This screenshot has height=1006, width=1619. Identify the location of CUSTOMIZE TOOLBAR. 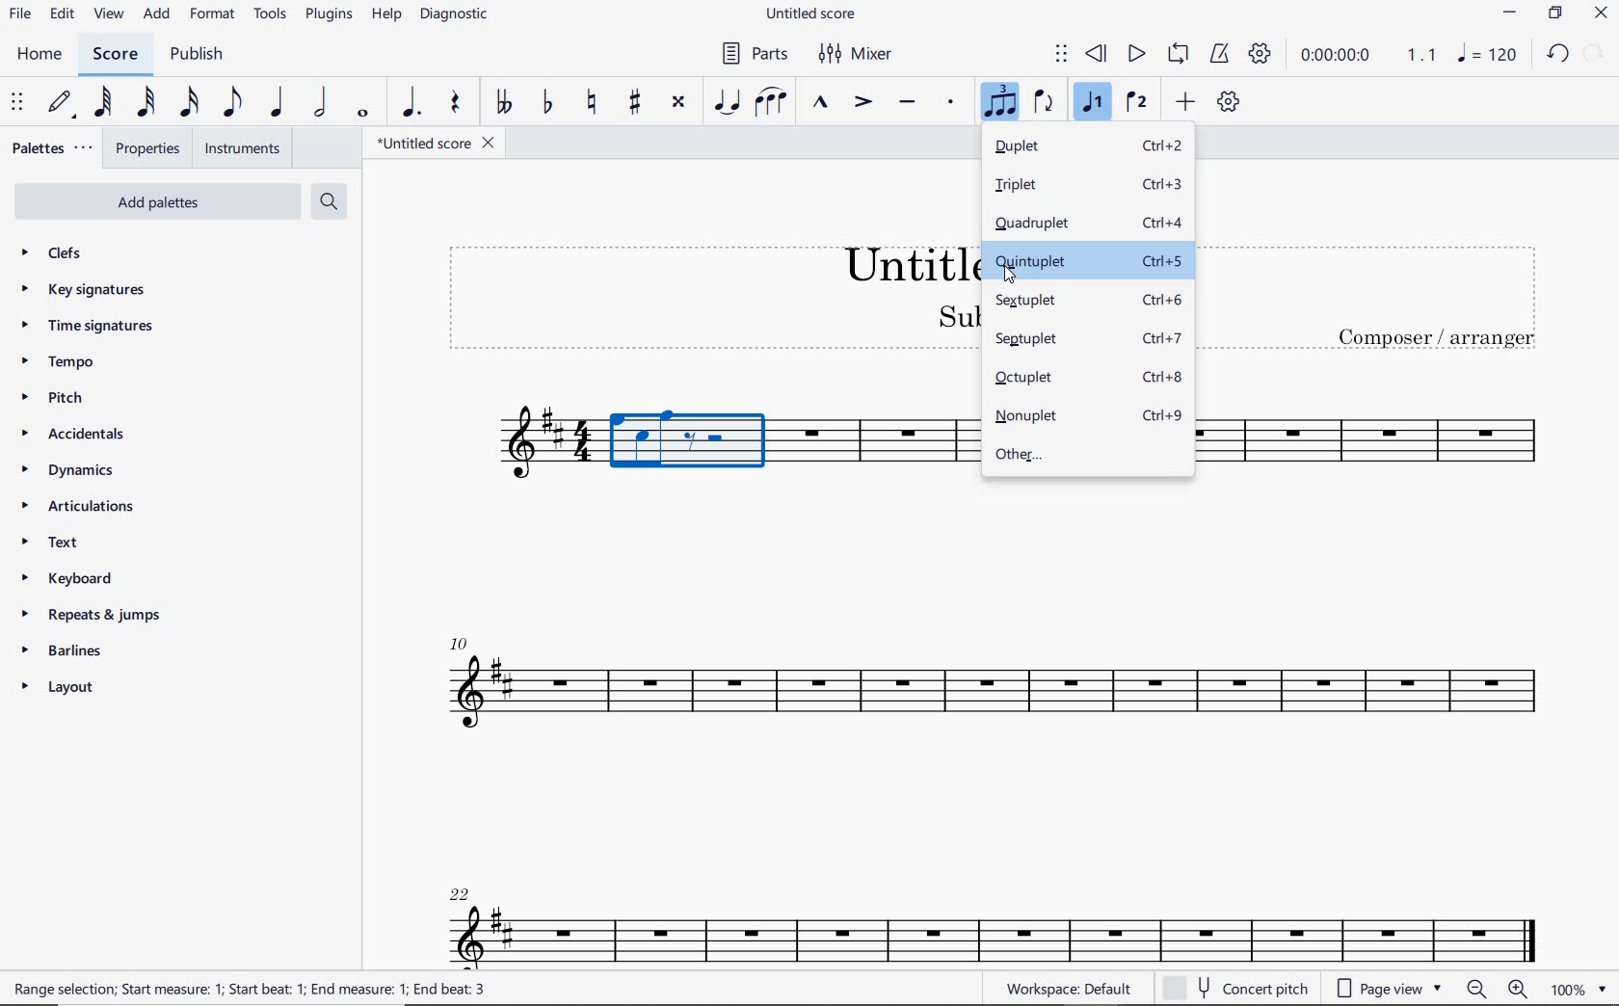
(1231, 103).